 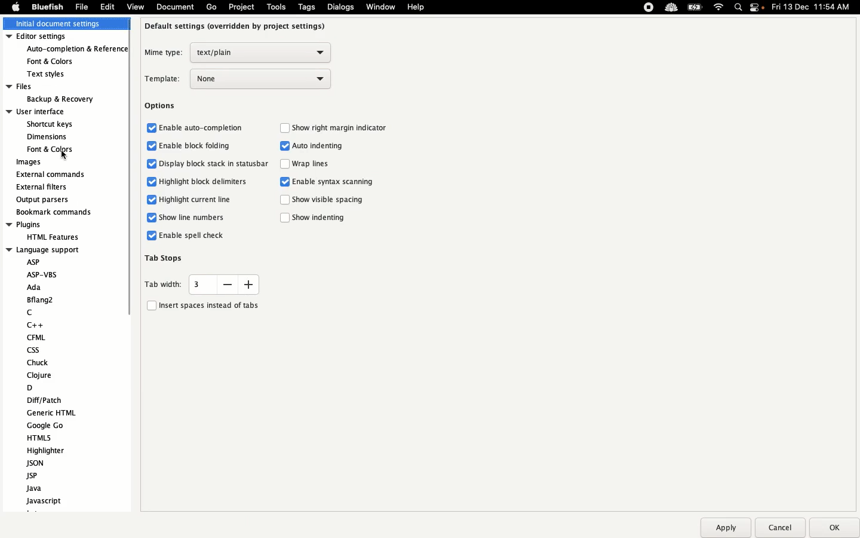 I want to click on Dialogs, so click(x=340, y=7).